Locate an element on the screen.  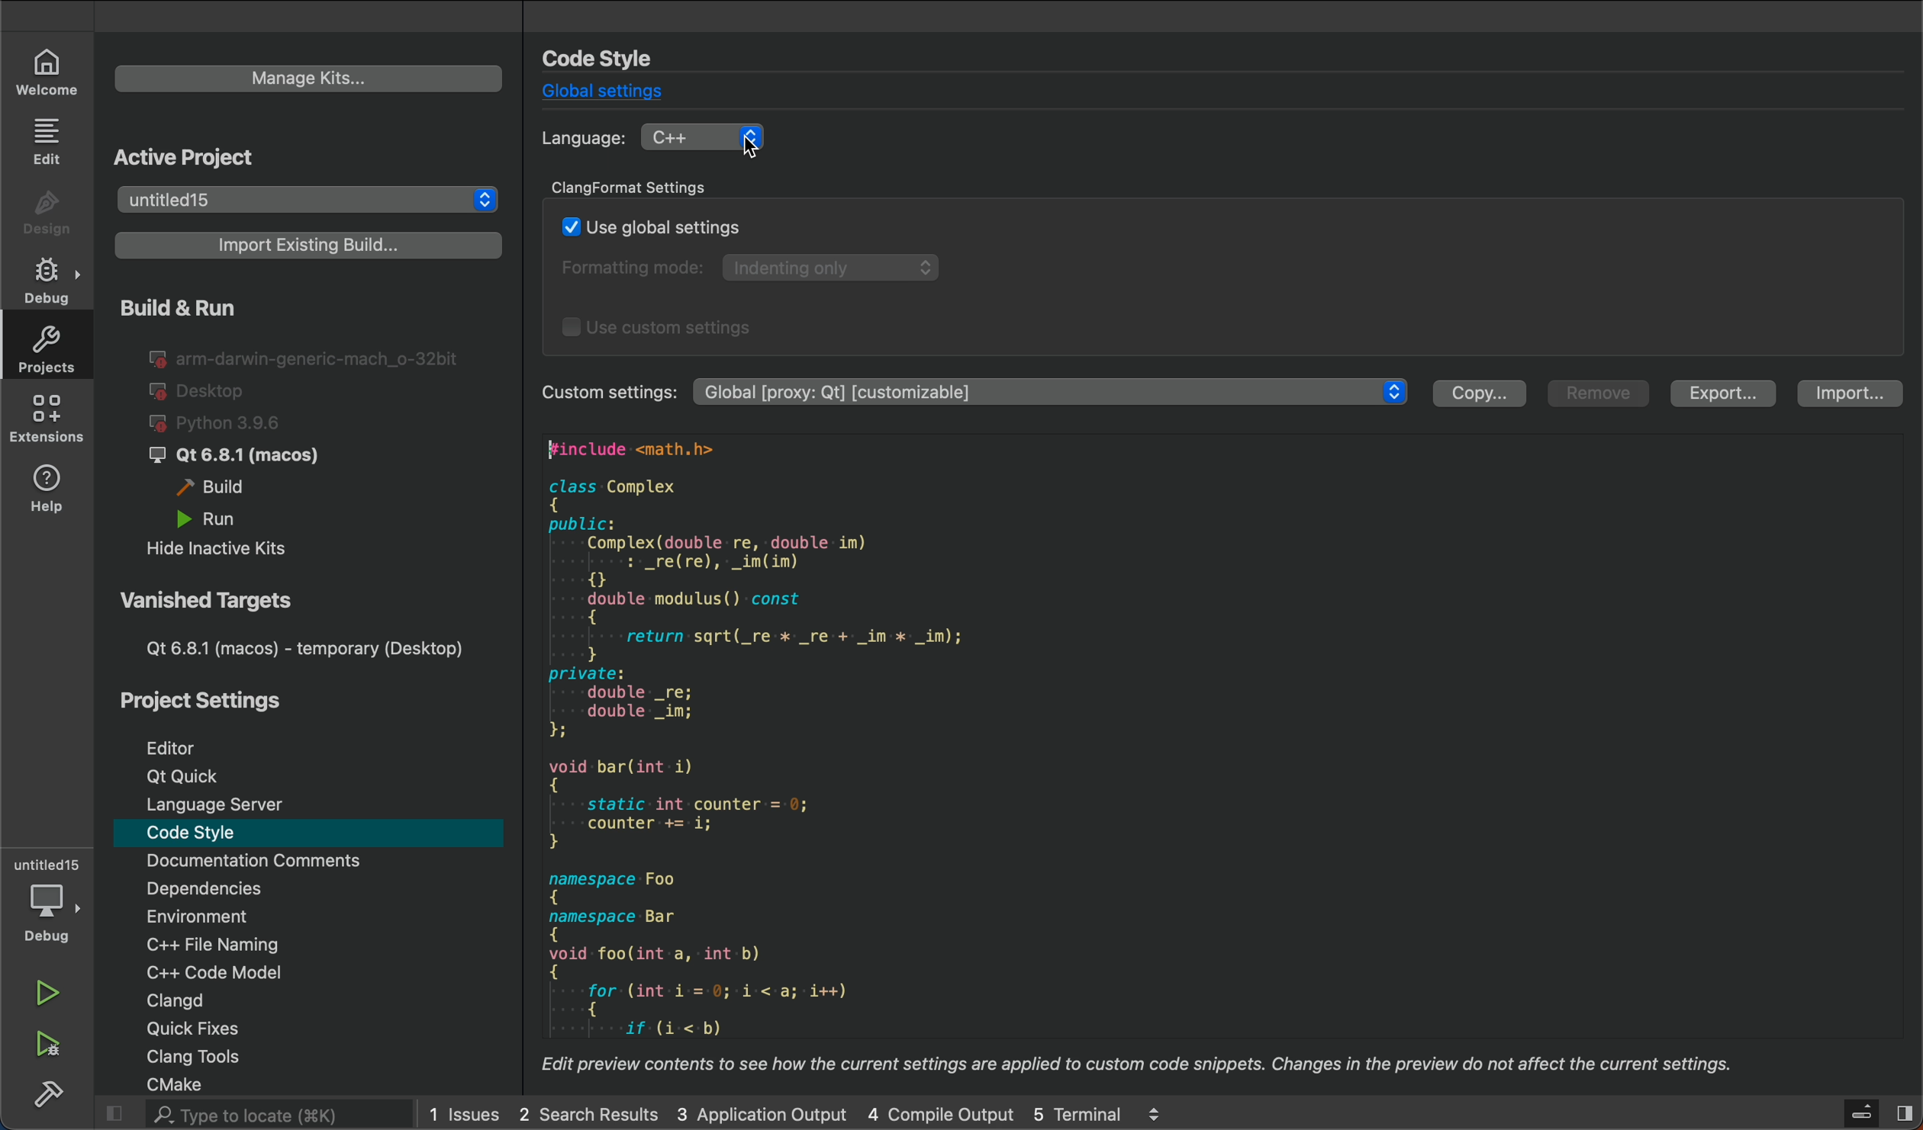
c-- code modal is located at coordinates (234, 970).